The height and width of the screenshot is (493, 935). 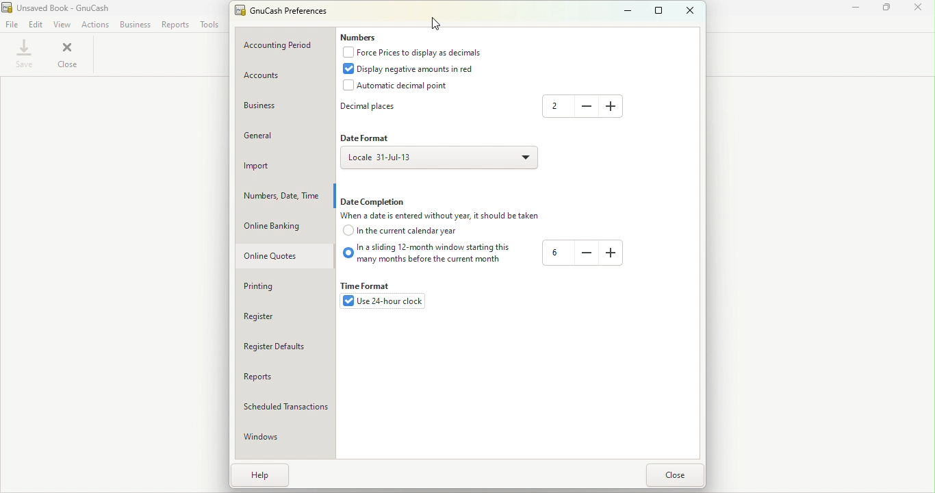 I want to click on View, so click(x=64, y=24).